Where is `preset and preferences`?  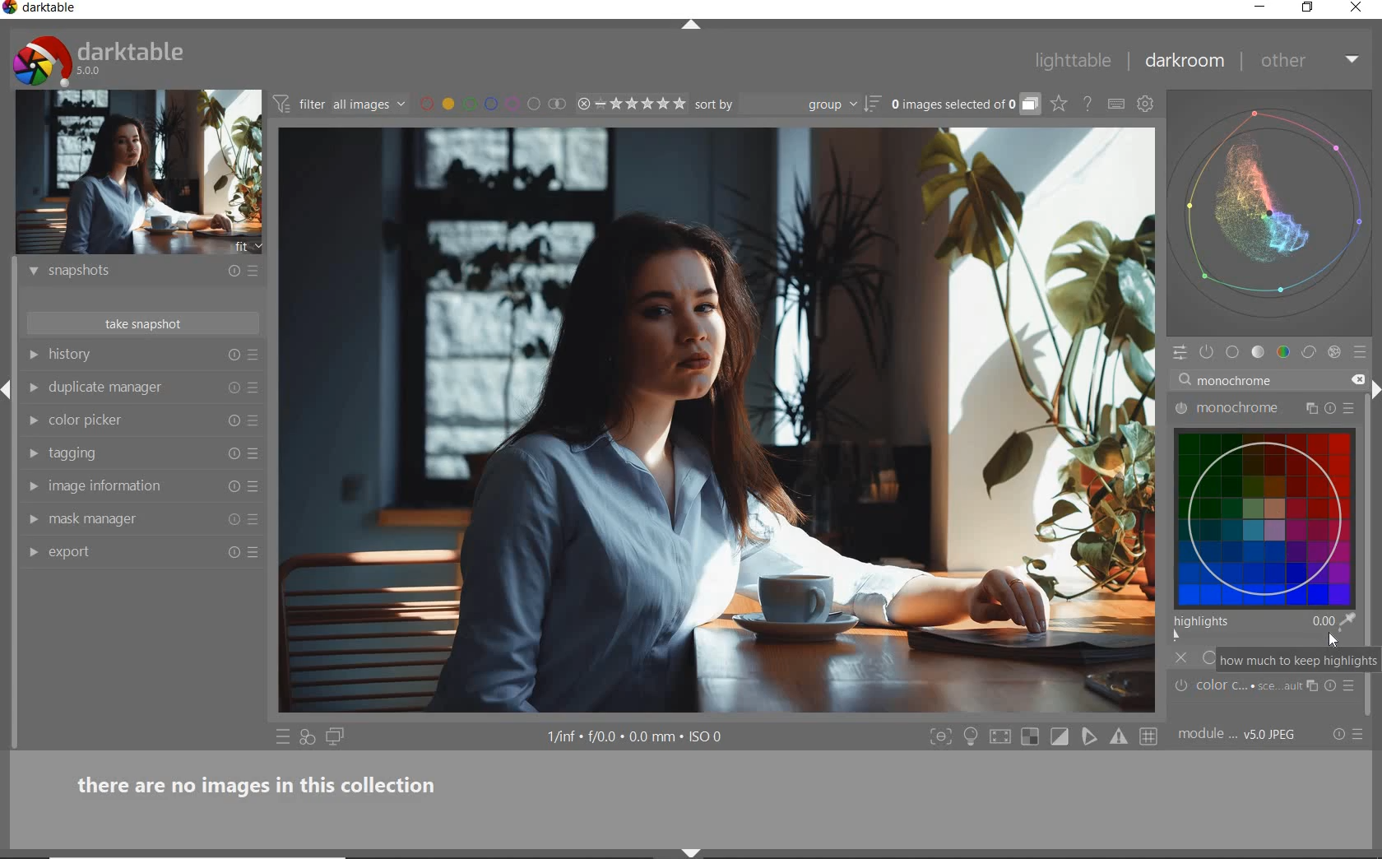
preset and preferences is located at coordinates (256, 552).